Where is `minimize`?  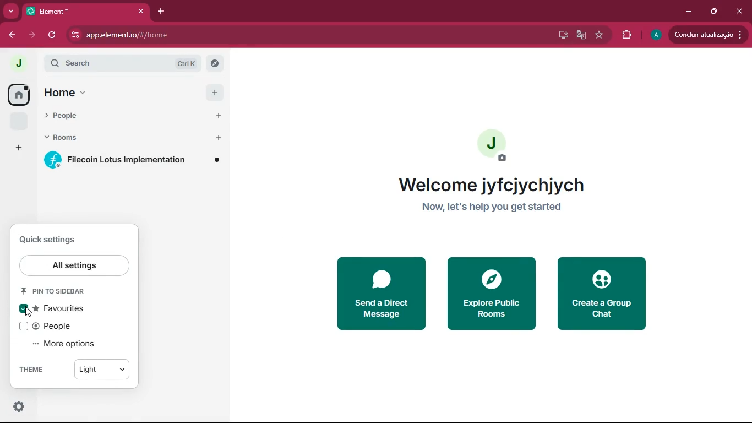 minimize is located at coordinates (689, 12).